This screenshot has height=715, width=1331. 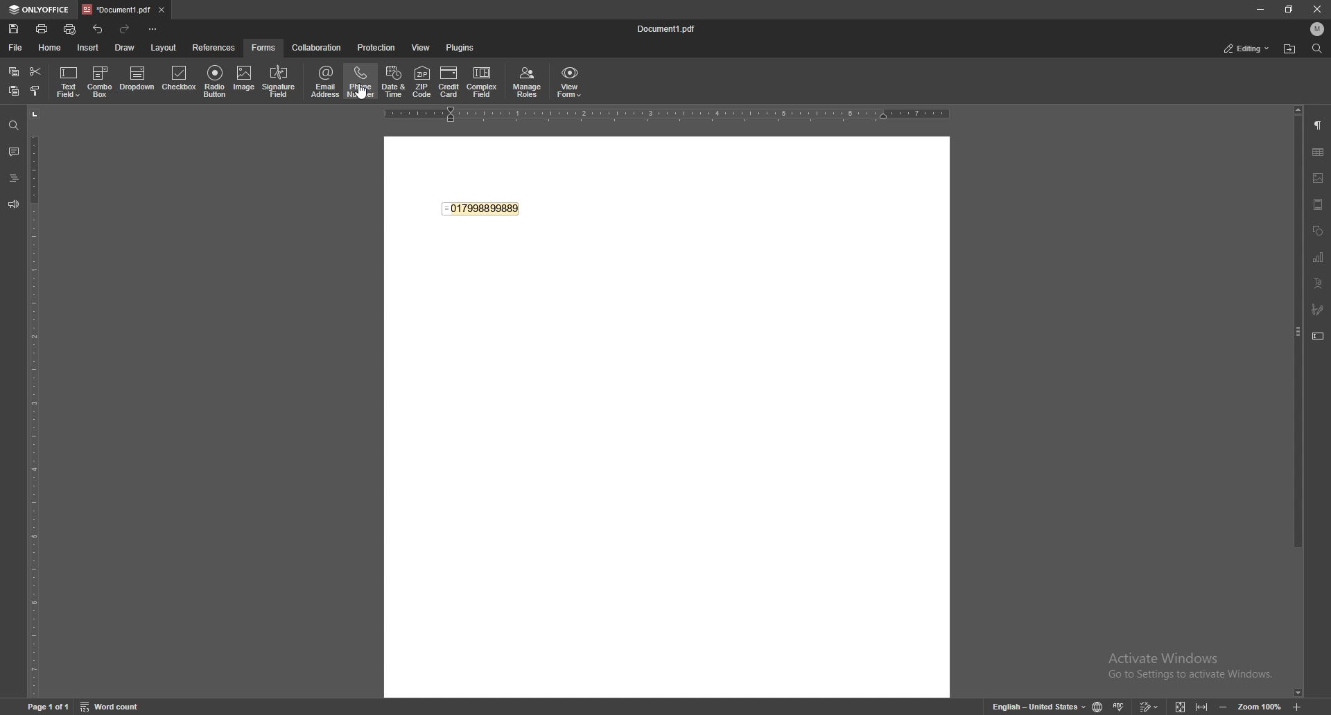 I want to click on text art, so click(x=1318, y=283).